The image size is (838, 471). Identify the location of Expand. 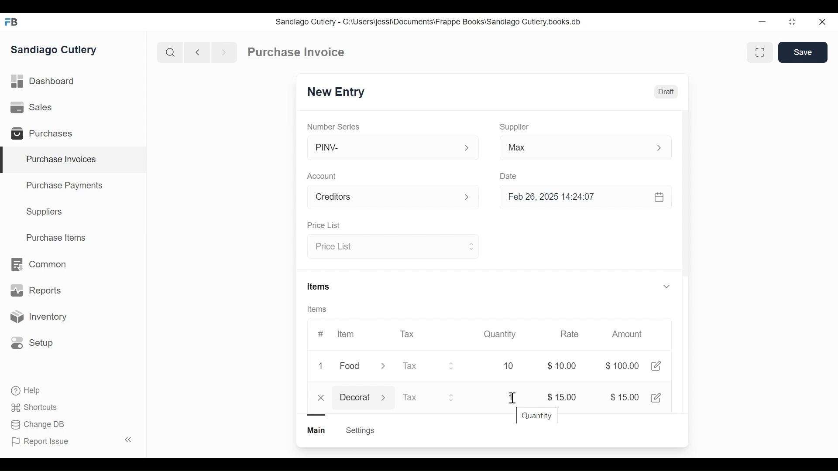
(659, 148).